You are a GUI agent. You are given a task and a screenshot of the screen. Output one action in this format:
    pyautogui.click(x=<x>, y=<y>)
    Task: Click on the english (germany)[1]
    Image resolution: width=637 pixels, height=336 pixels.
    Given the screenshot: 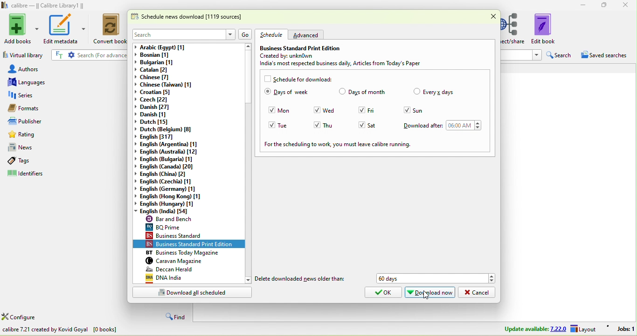 What is the action you would take?
    pyautogui.click(x=172, y=189)
    